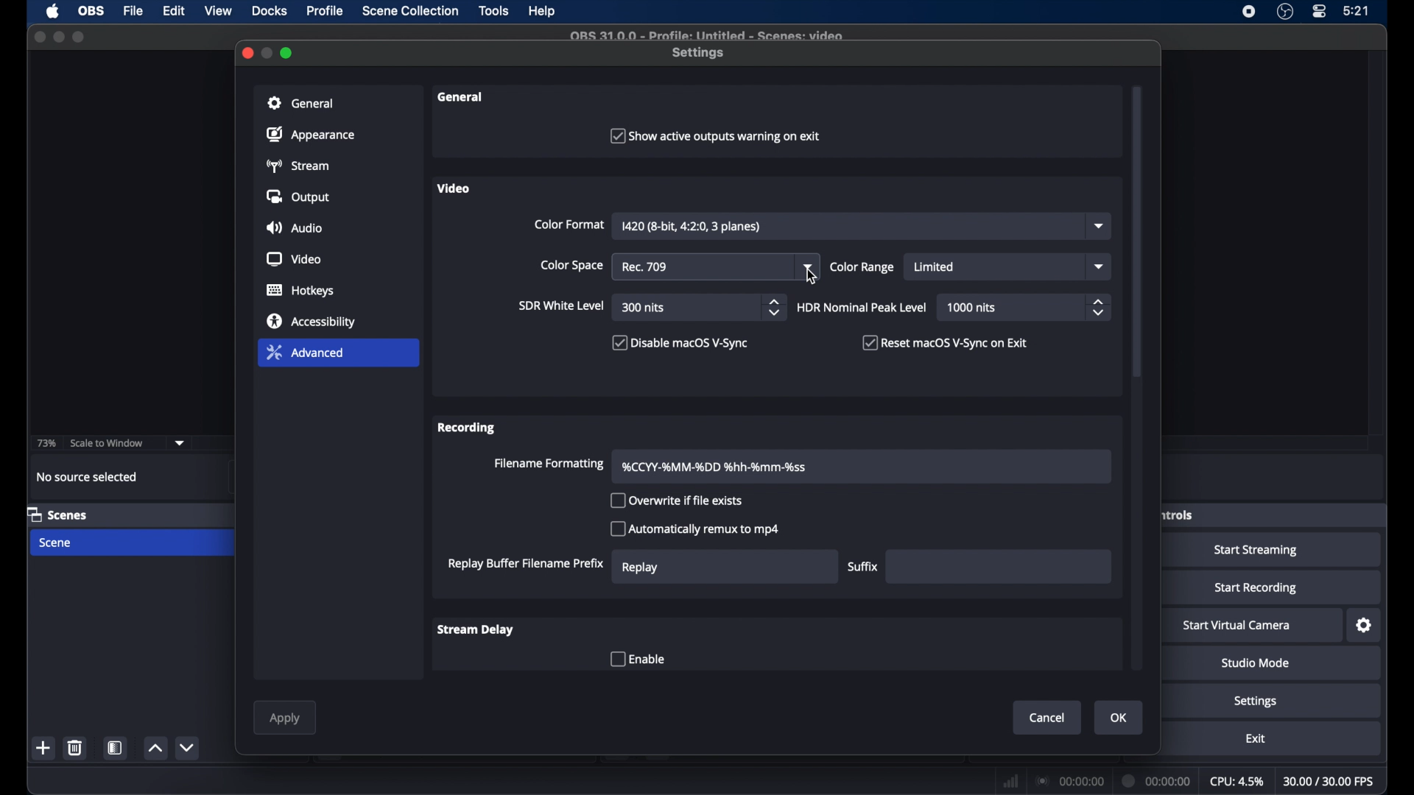 The width and height of the screenshot is (1414, 795). What do you see at coordinates (706, 36) in the screenshot?
I see `file name` at bounding box center [706, 36].